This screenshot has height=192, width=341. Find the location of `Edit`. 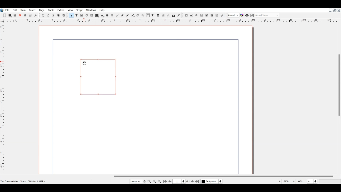

Edit is located at coordinates (14, 10).